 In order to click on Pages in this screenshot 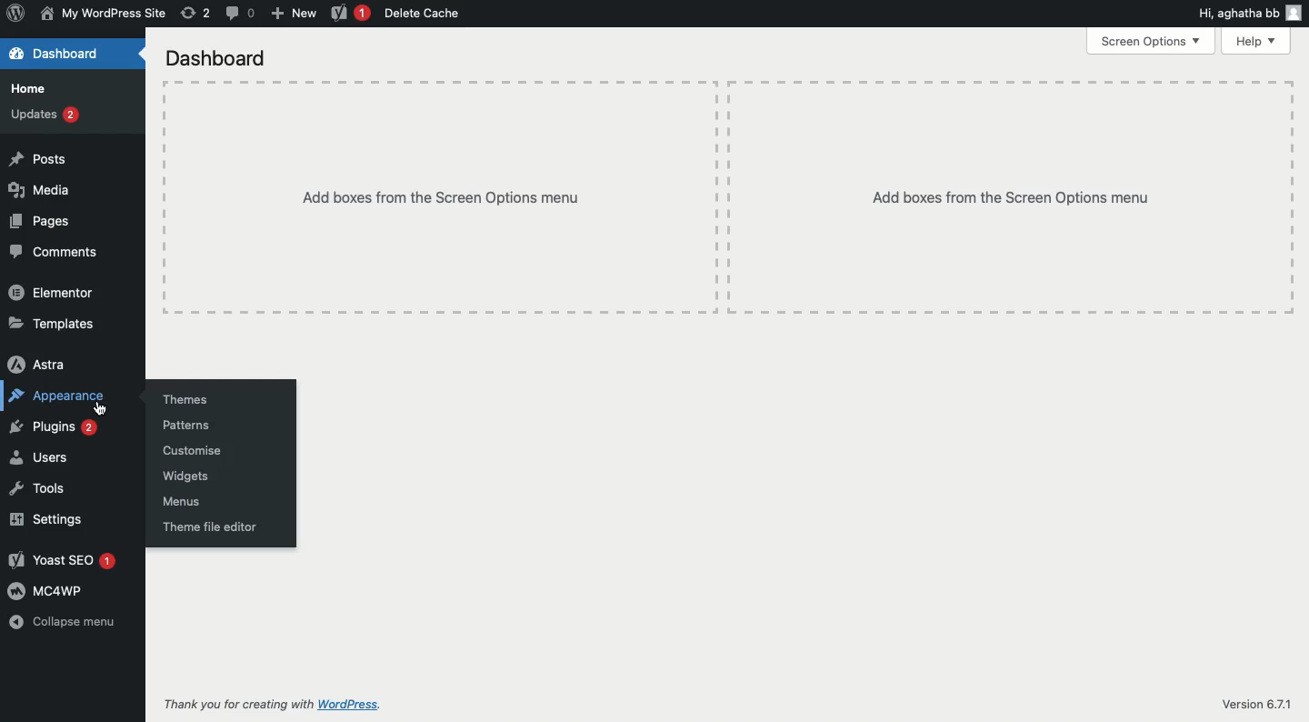, I will do `click(41, 222)`.